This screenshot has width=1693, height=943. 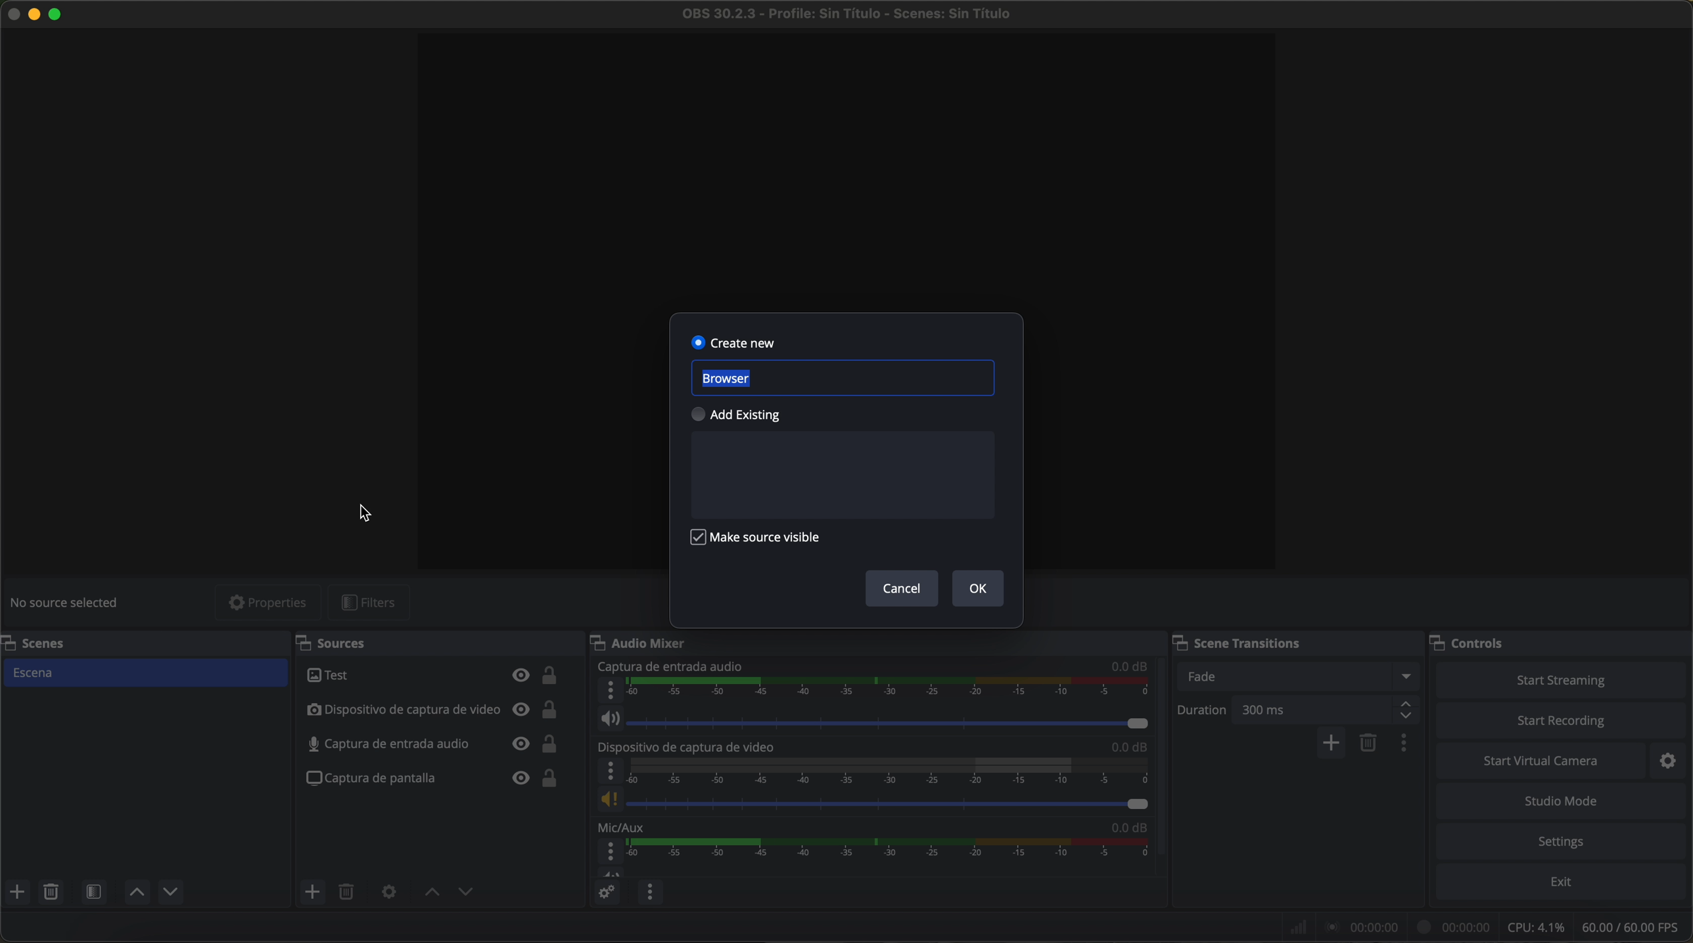 I want to click on audio mixer, so click(x=645, y=644).